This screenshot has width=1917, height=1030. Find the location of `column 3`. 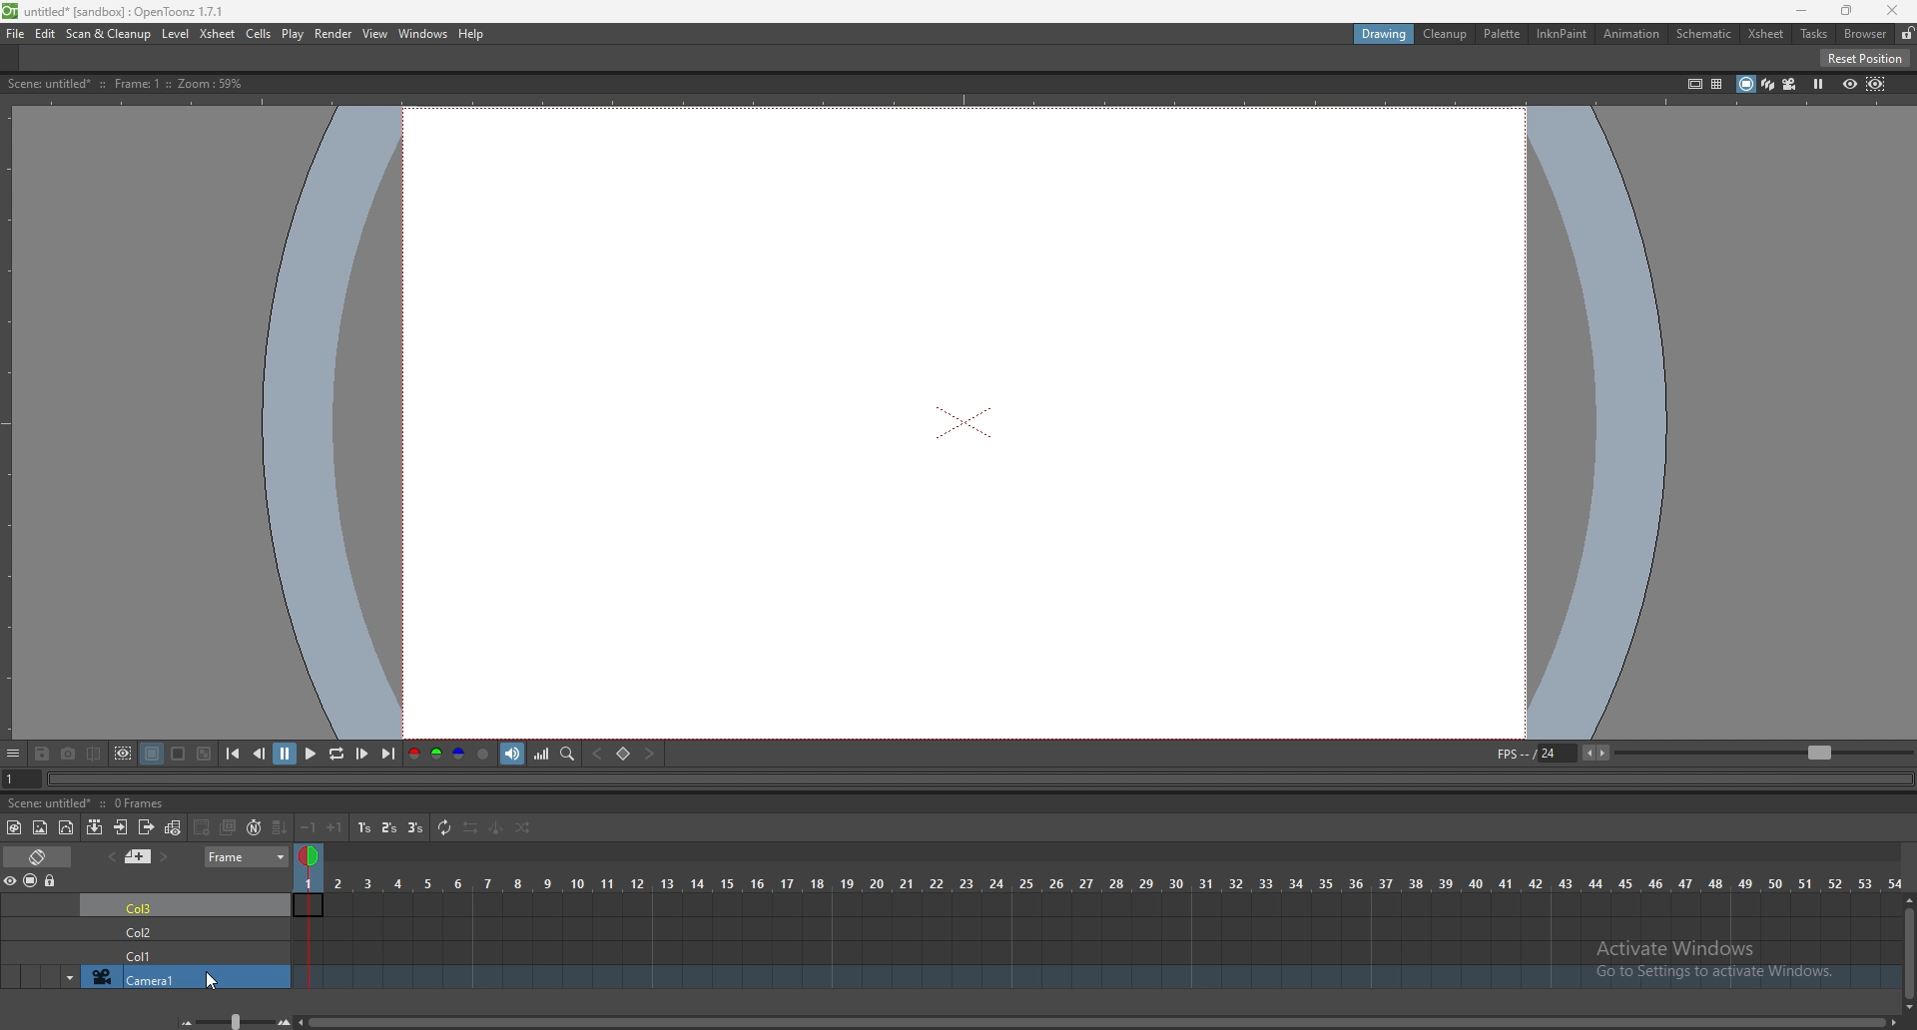

column 3 is located at coordinates (185, 904).